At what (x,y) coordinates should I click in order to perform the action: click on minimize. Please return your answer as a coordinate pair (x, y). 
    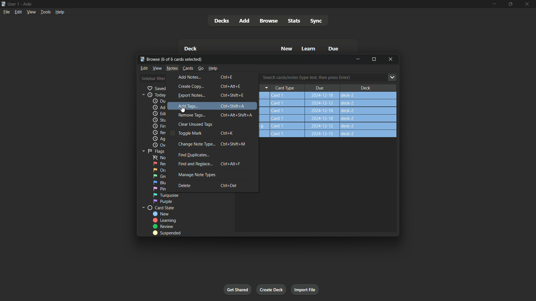
    Looking at the image, I should click on (496, 4).